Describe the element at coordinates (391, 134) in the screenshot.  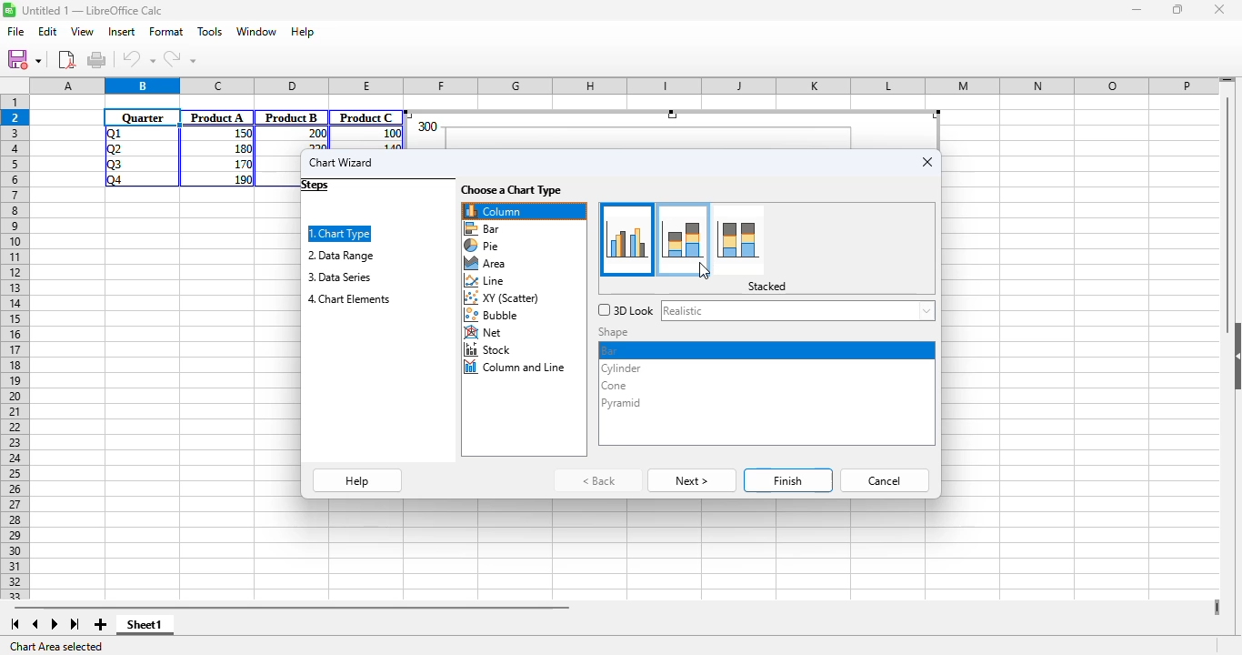
I see `100` at that location.